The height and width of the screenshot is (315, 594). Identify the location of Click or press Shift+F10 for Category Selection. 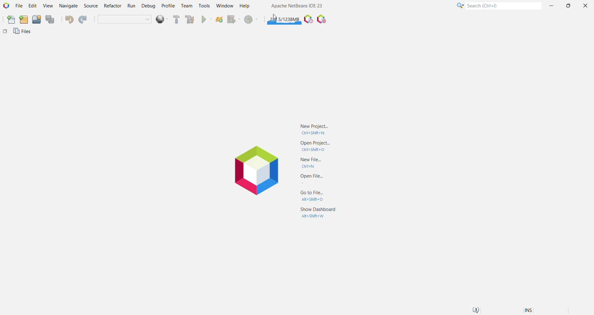
(459, 5).